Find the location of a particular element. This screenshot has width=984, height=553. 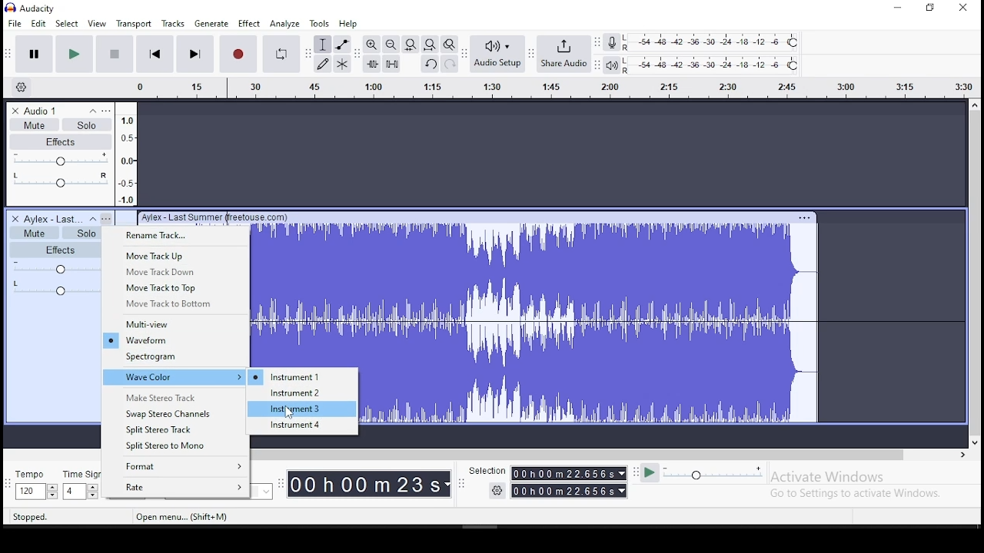

swap stereo channels is located at coordinates (176, 412).